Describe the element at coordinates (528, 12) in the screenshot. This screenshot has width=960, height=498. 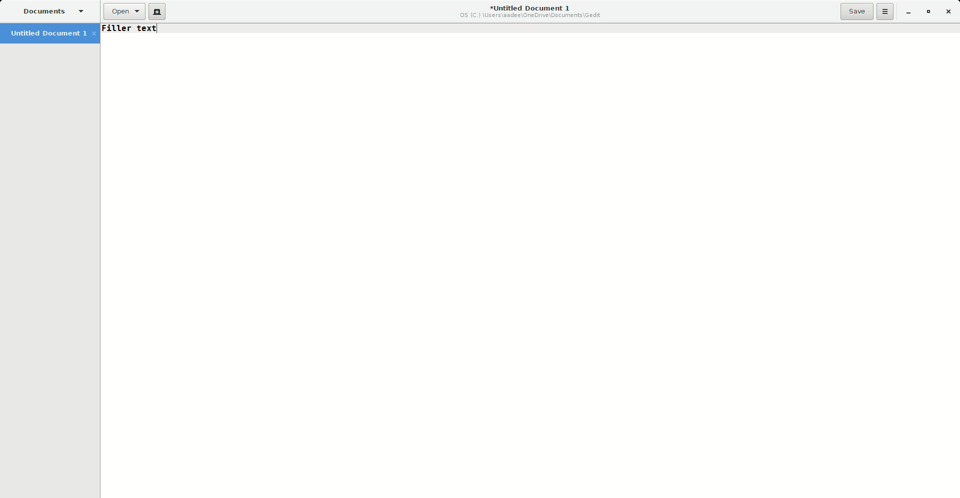
I see `Untitled Document 1` at that location.